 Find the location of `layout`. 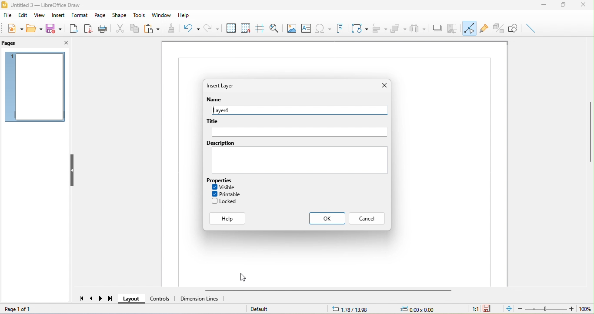

layout is located at coordinates (131, 299).